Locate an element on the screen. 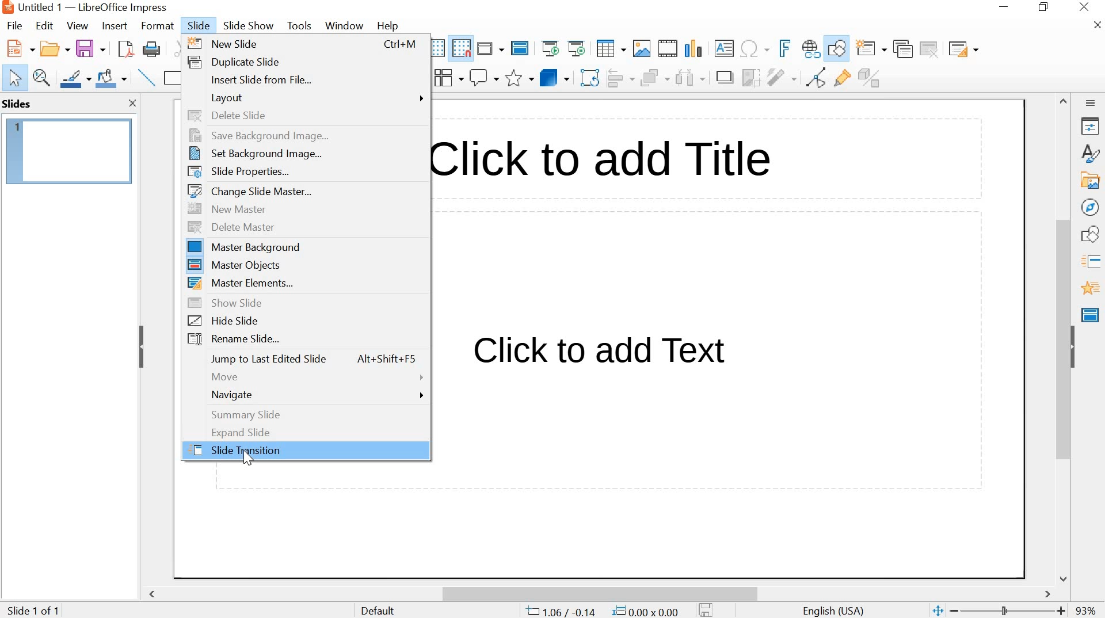  Table is located at coordinates (611, 49).